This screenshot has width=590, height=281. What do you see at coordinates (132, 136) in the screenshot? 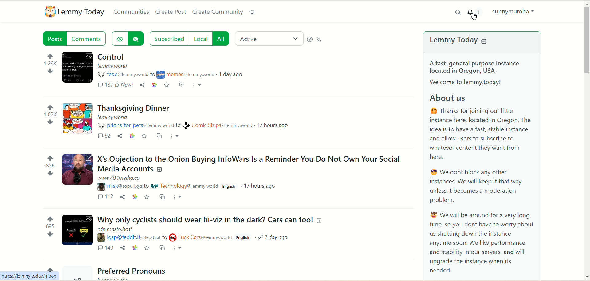
I see `context` at bounding box center [132, 136].